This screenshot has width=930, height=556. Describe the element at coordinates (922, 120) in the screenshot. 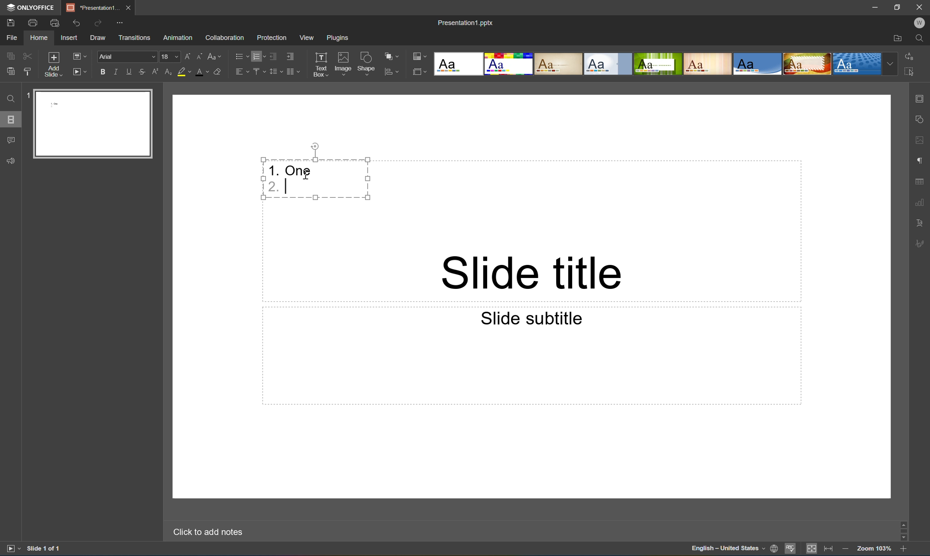

I see `Shape settings` at that location.